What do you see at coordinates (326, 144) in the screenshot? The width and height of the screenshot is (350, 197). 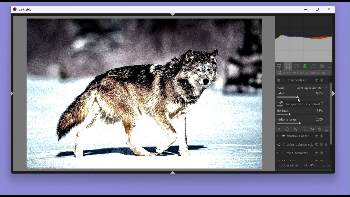 I see `presets` at bounding box center [326, 144].